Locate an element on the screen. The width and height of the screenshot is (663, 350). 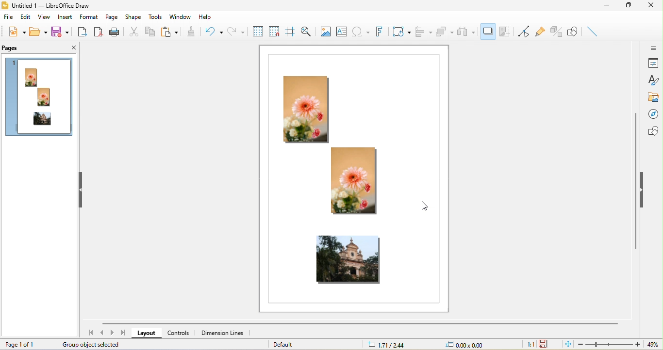
0.00x0.00 is located at coordinates (465, 344).